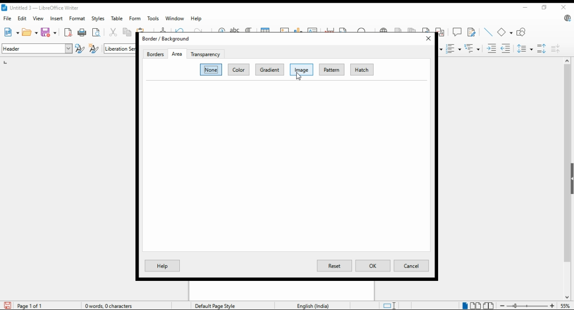  Describe the element at coordinates (238, 70) in the screenshot. I see `color` at that location.